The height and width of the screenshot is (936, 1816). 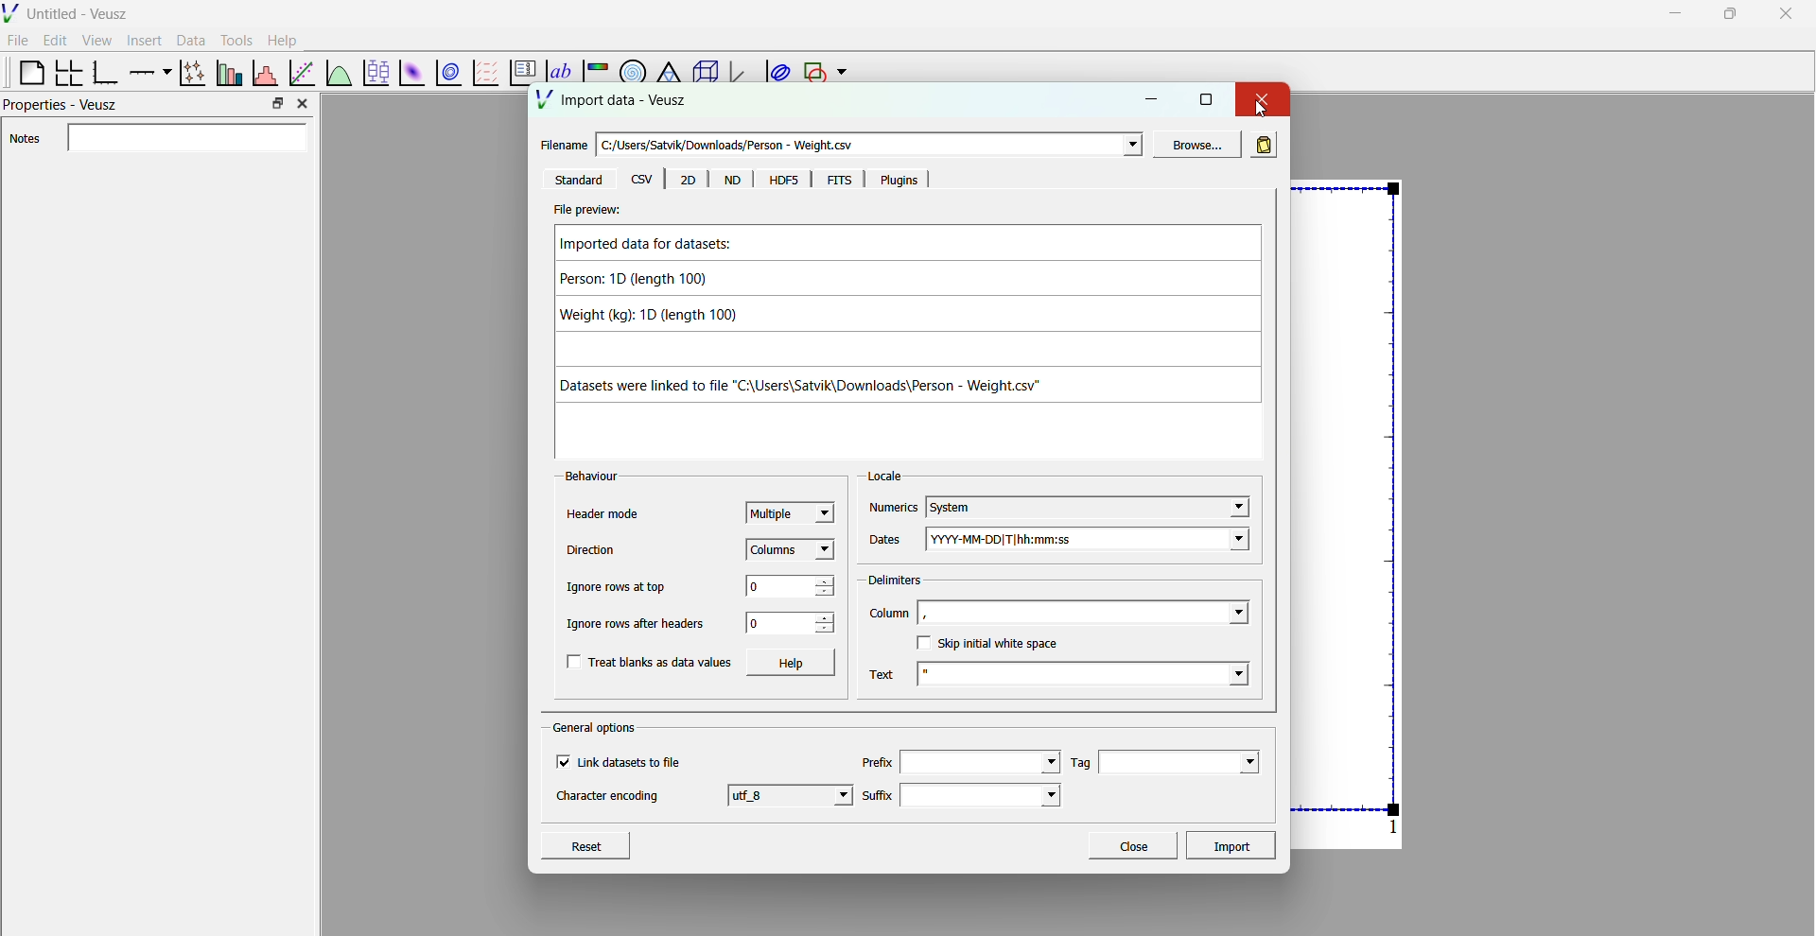 I want to click on 0, so click(x=757, y=623).